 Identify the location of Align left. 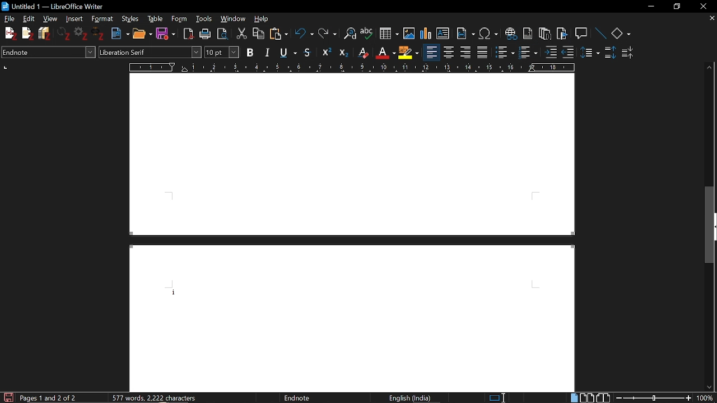
(467, 53).